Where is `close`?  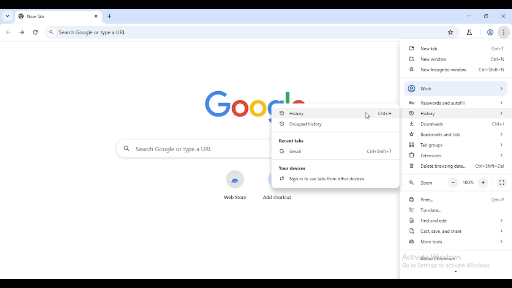 close is located at coordinates (504, 16).